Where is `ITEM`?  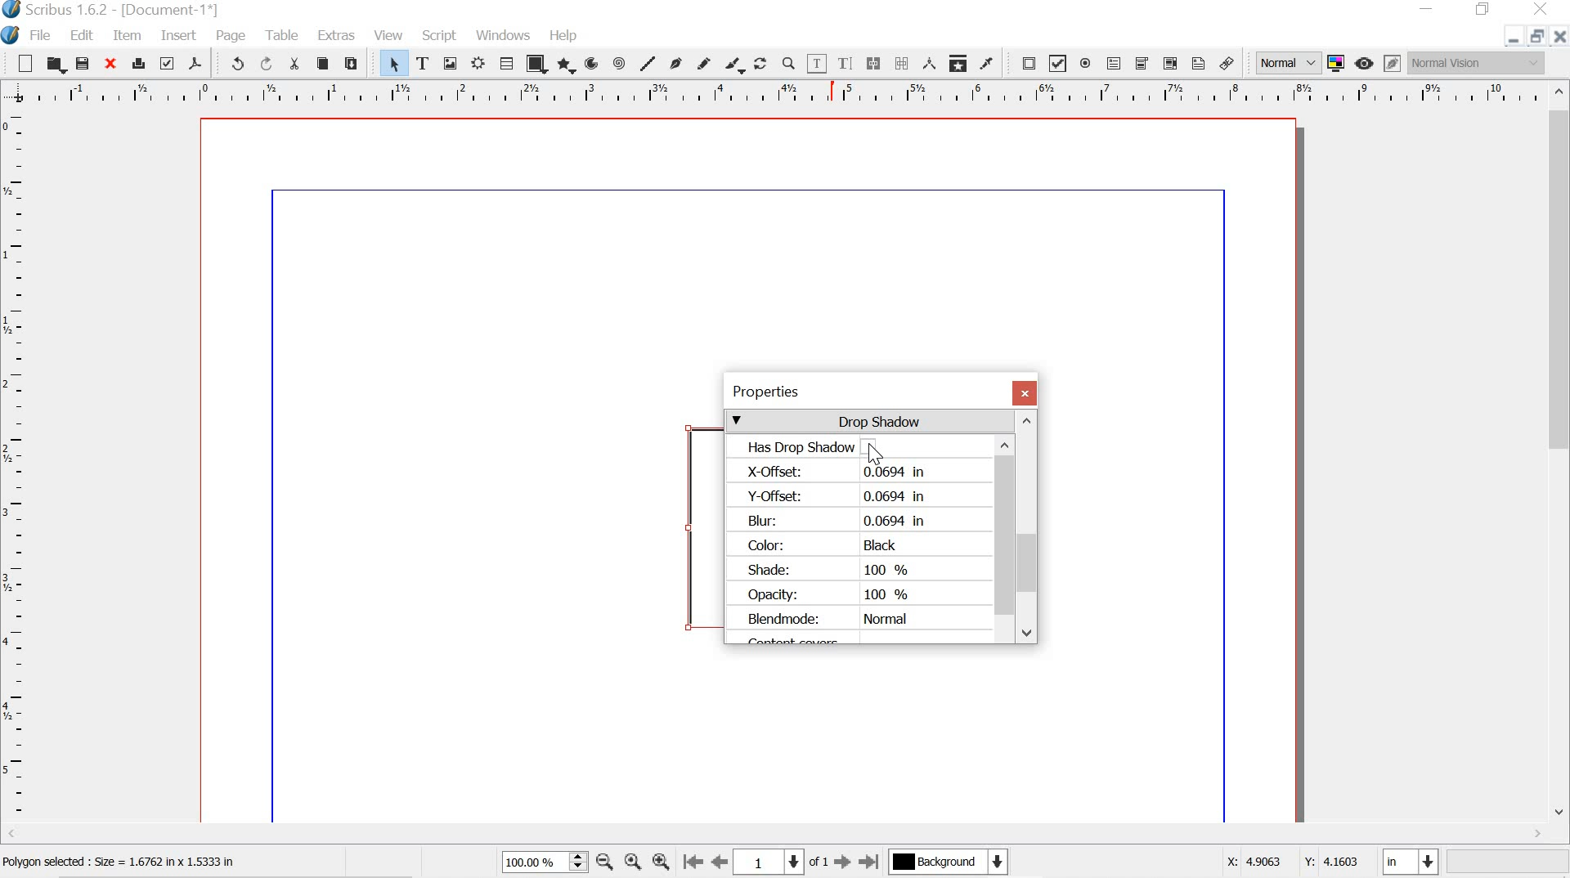 ITEM is located at coordinates (128, 36).